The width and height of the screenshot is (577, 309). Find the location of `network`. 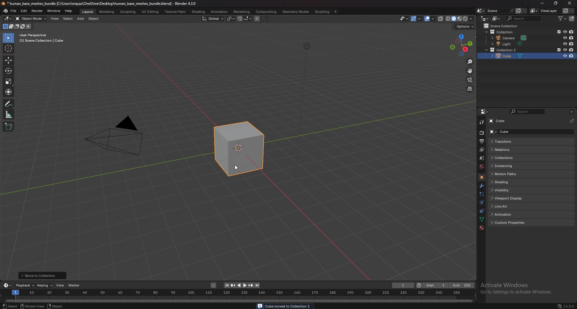

network is located at coordinates (560, 305).